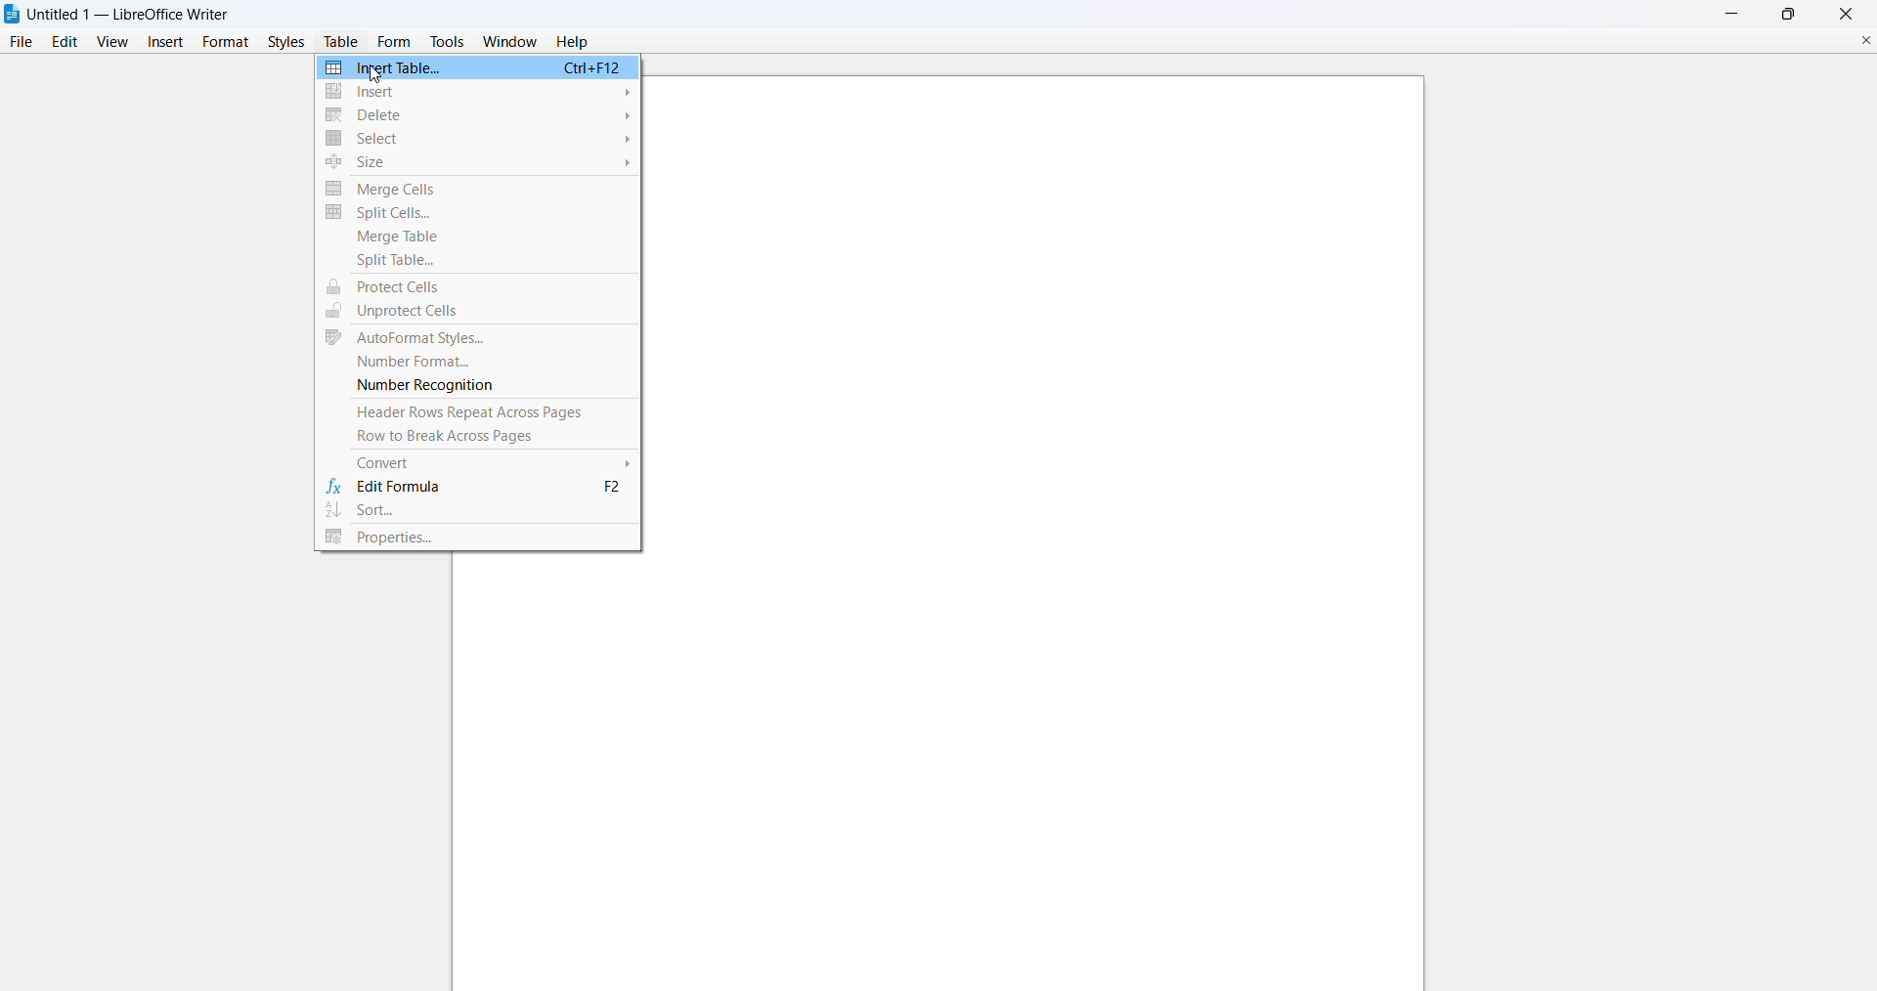 This screenshot has width=1877, height=991. I want to click on merge cells, so click(479, 189).